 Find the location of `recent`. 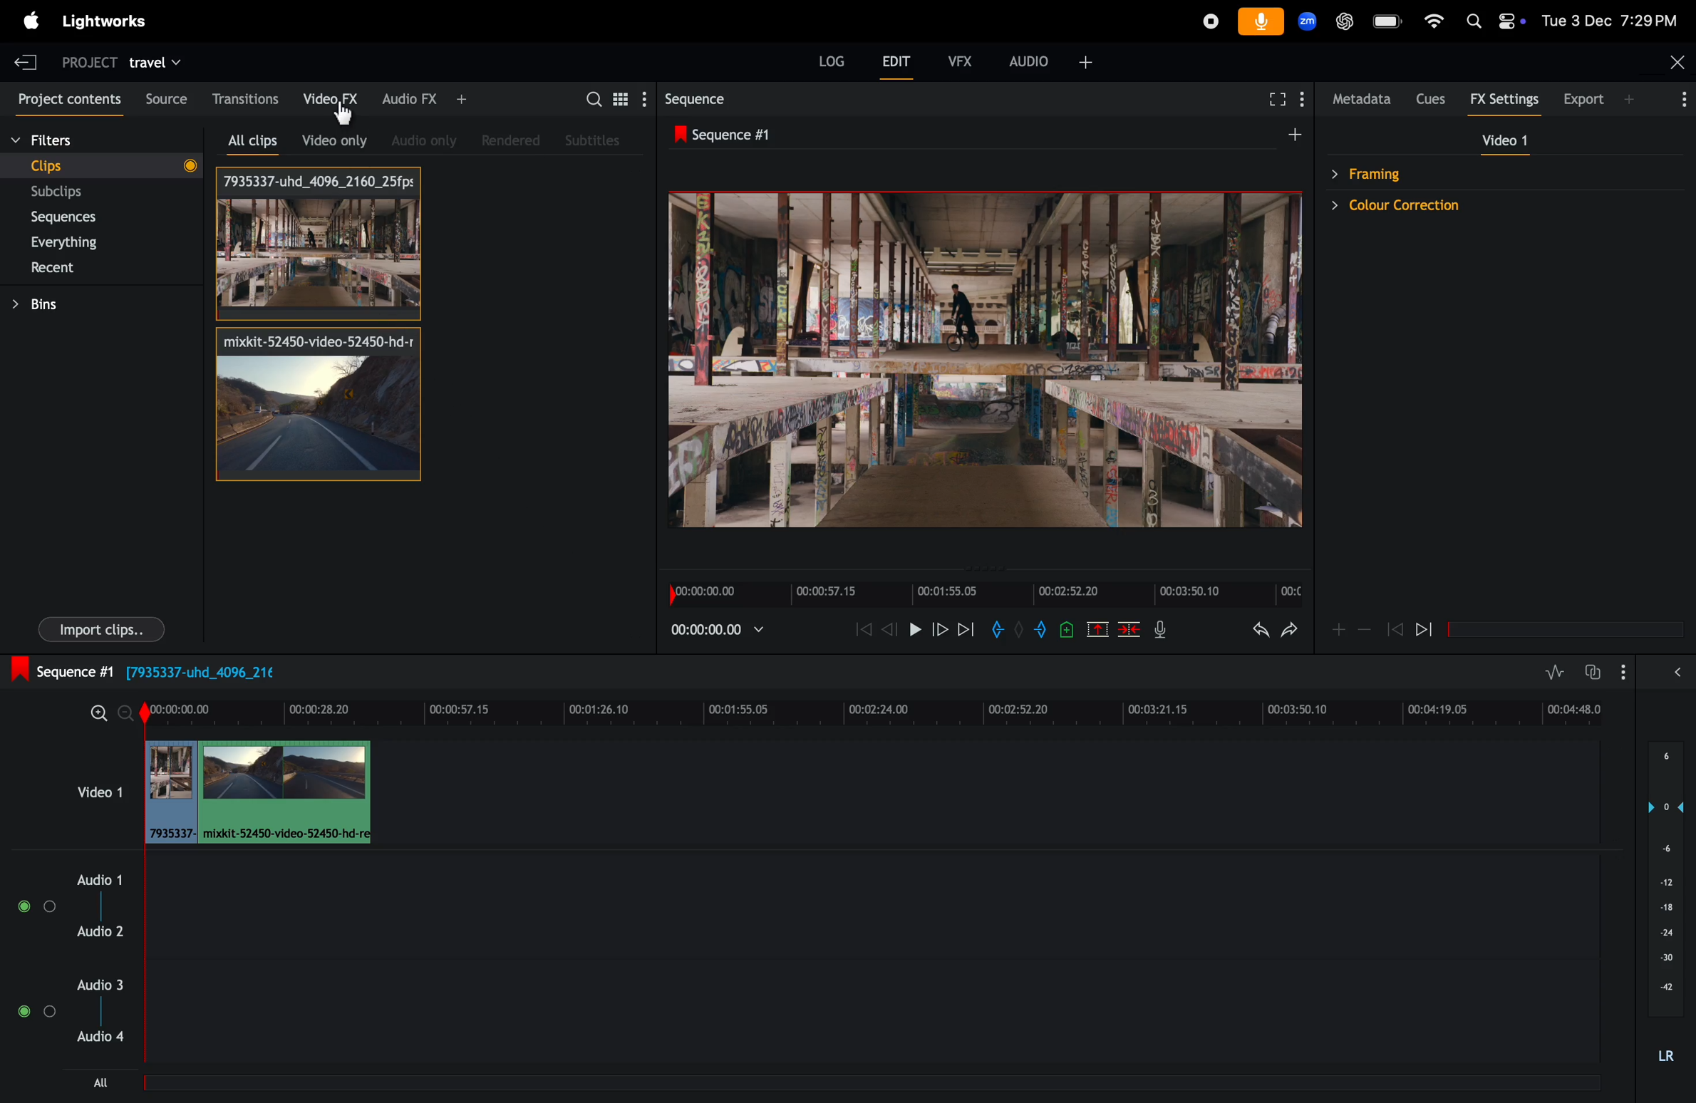

recent is located at coordinates (98, 270).